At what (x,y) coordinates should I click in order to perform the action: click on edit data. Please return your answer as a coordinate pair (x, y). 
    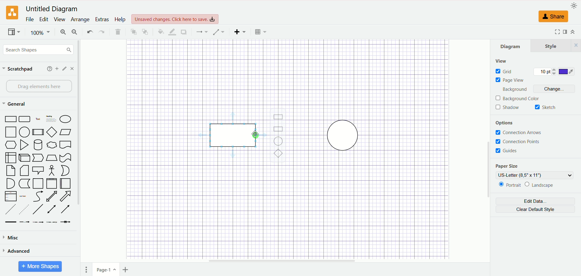
    Looking at the image, I should click on (536, 201).